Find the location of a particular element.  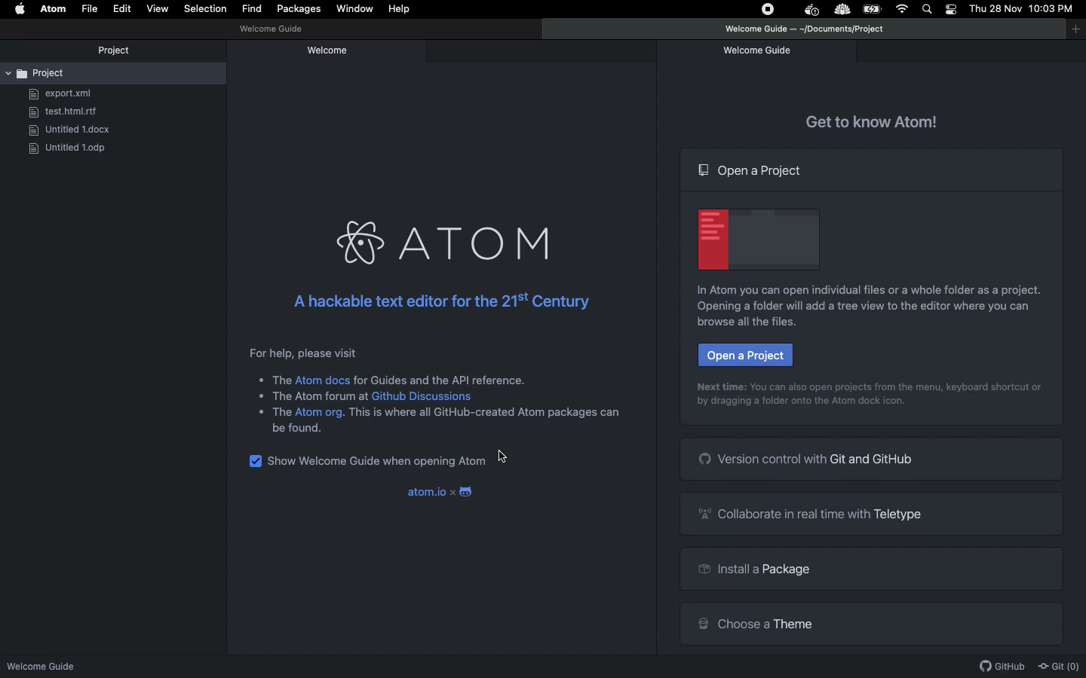

Time is located at coordinates (1054, 10).